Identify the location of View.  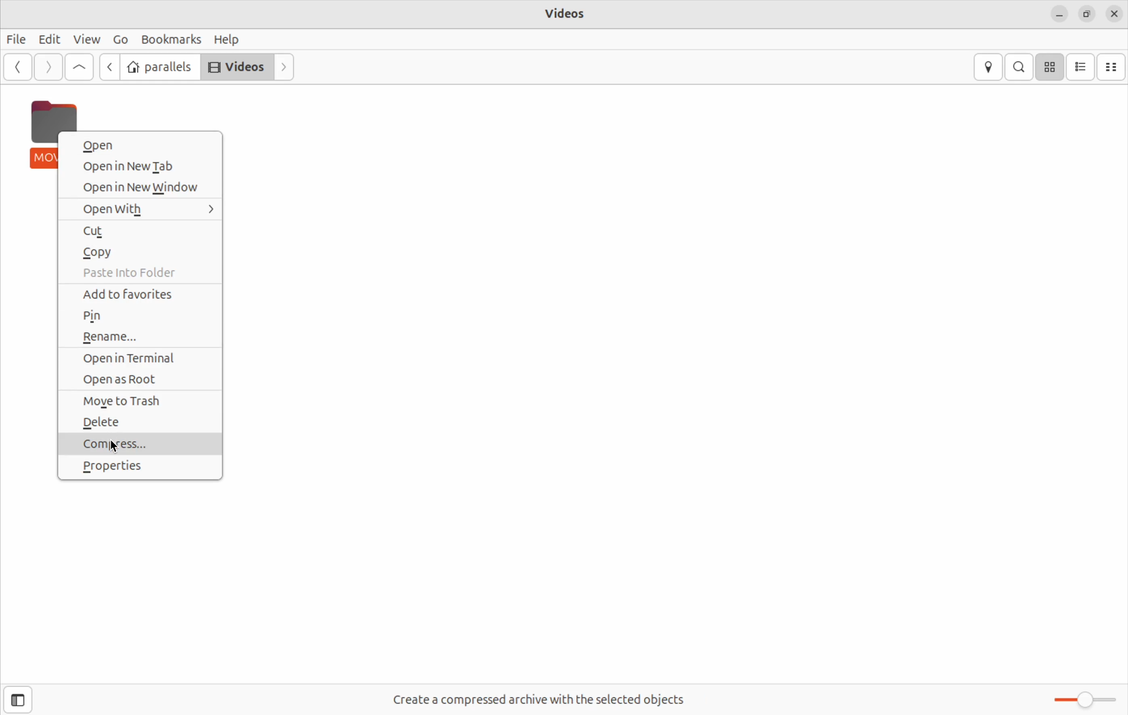
(85, 39).